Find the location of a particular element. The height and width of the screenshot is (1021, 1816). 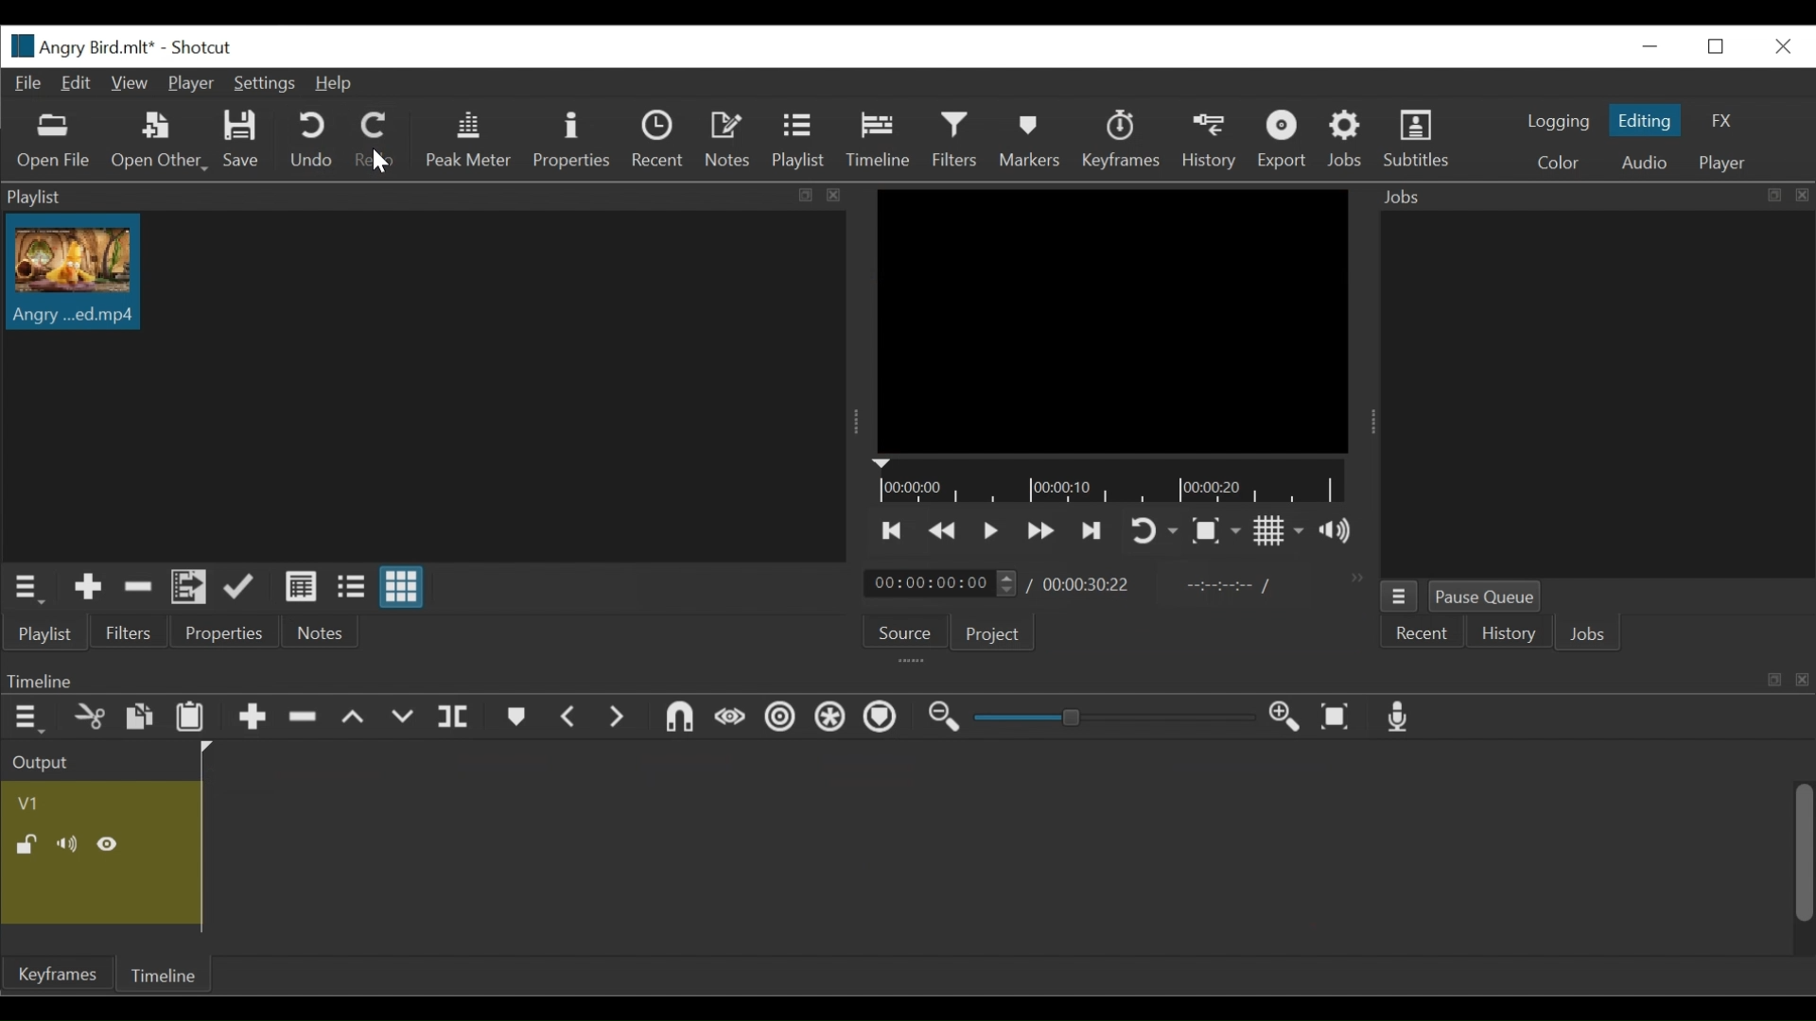

Edit is located at coordinates (77, 84).